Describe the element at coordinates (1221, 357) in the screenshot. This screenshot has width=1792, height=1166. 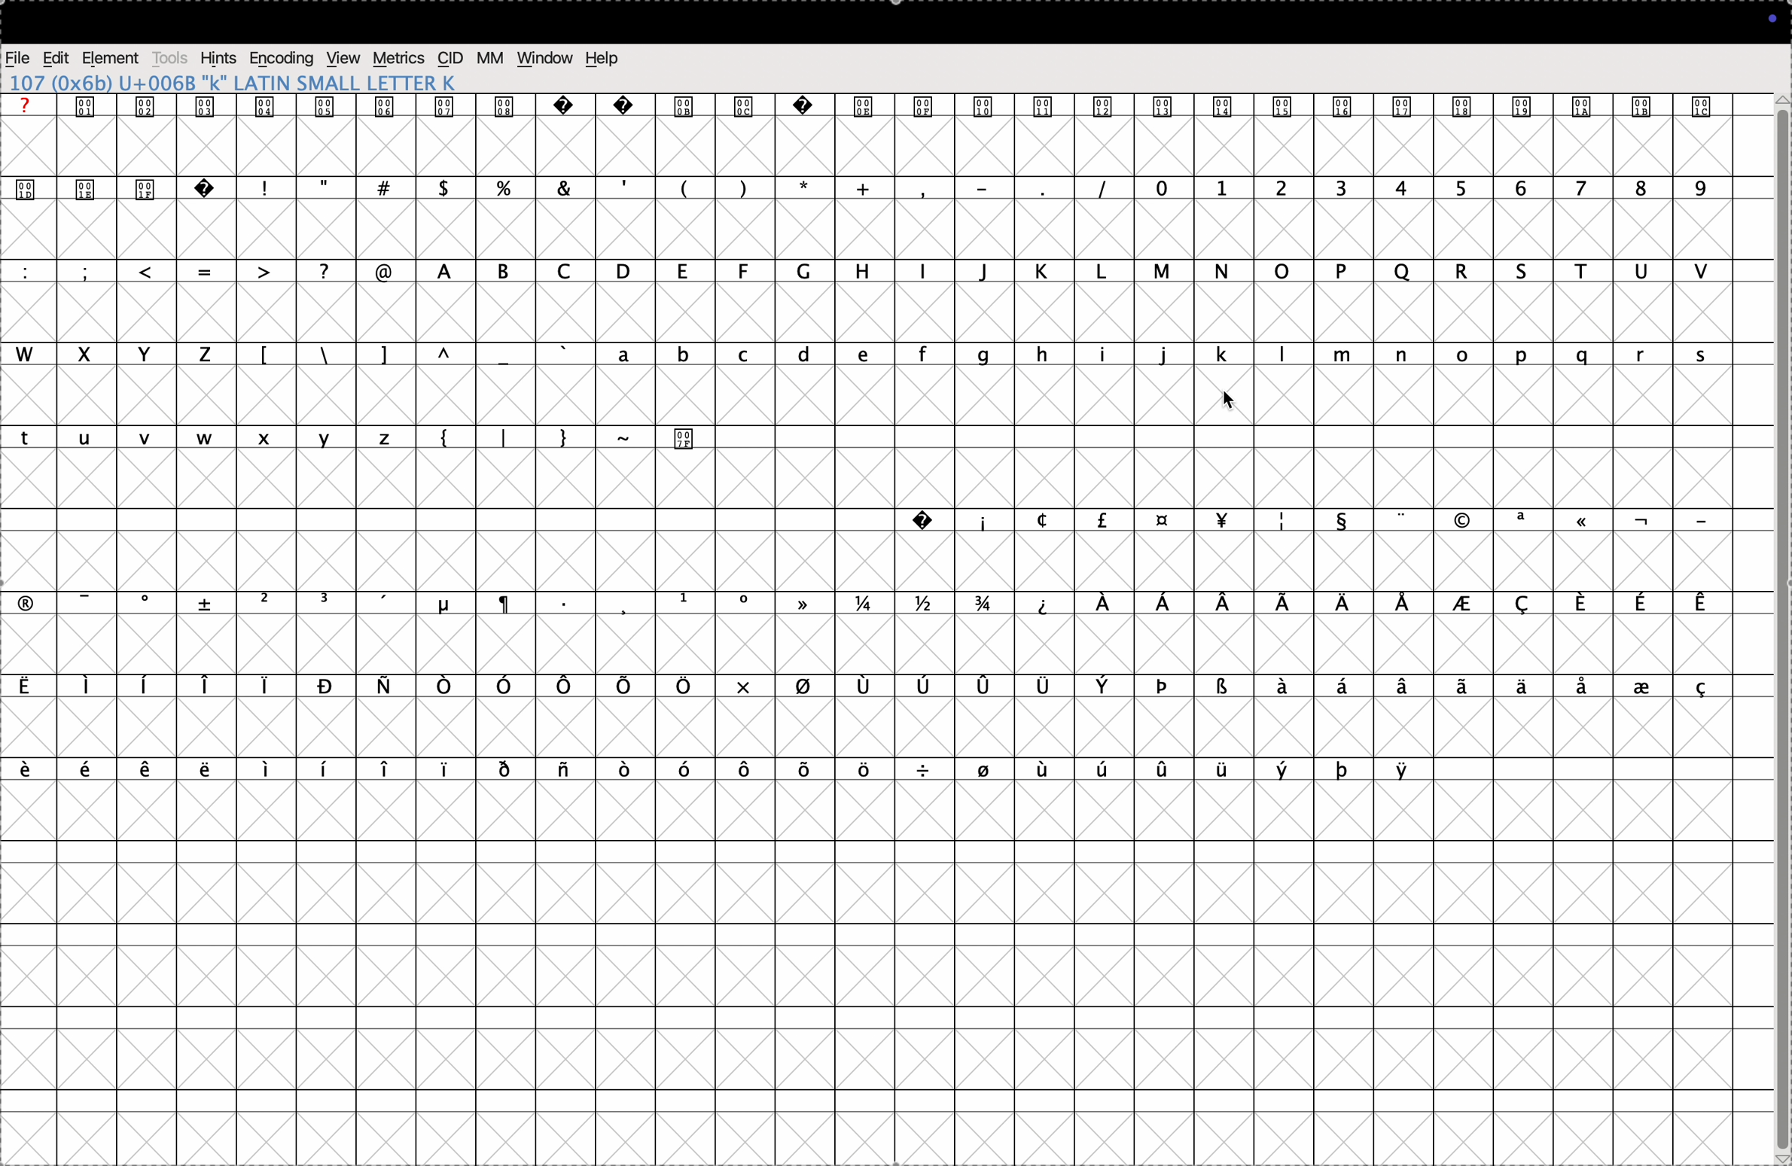
I see `k` at that location.